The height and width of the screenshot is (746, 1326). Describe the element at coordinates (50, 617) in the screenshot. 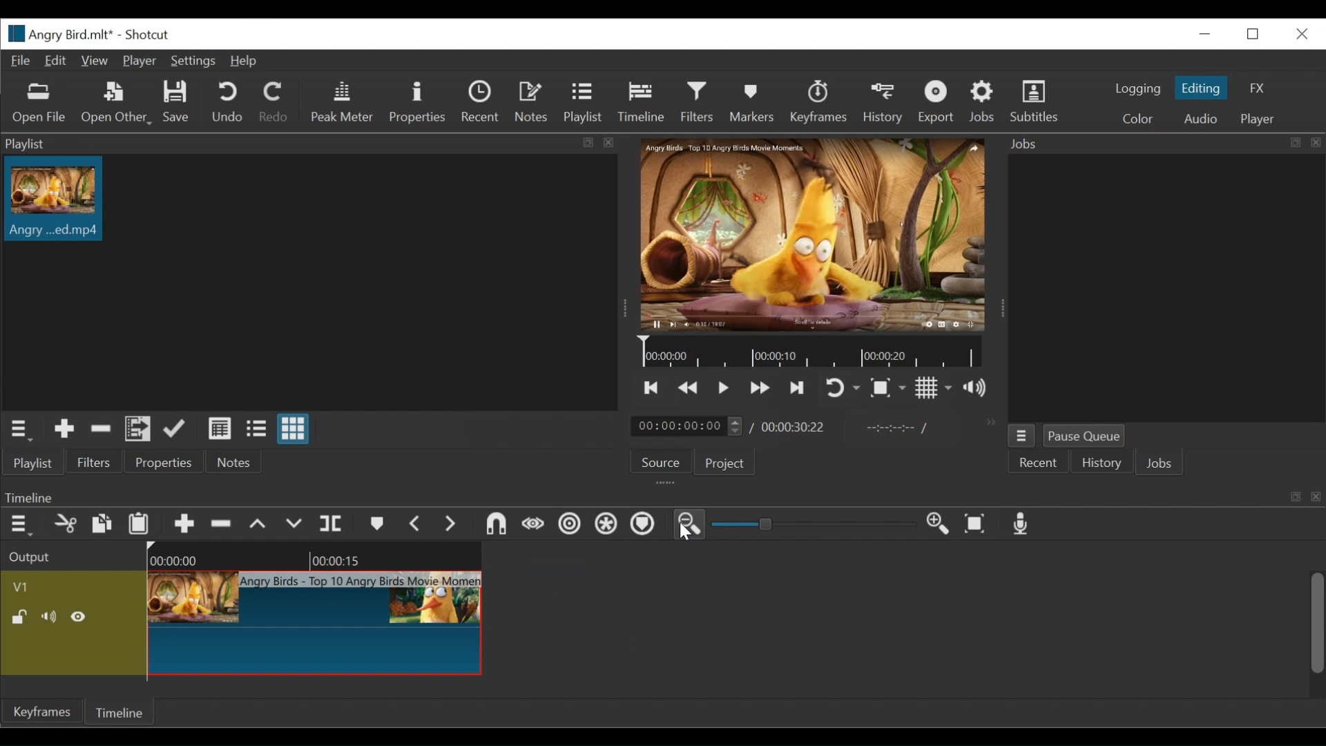

I see `mute` at that location.